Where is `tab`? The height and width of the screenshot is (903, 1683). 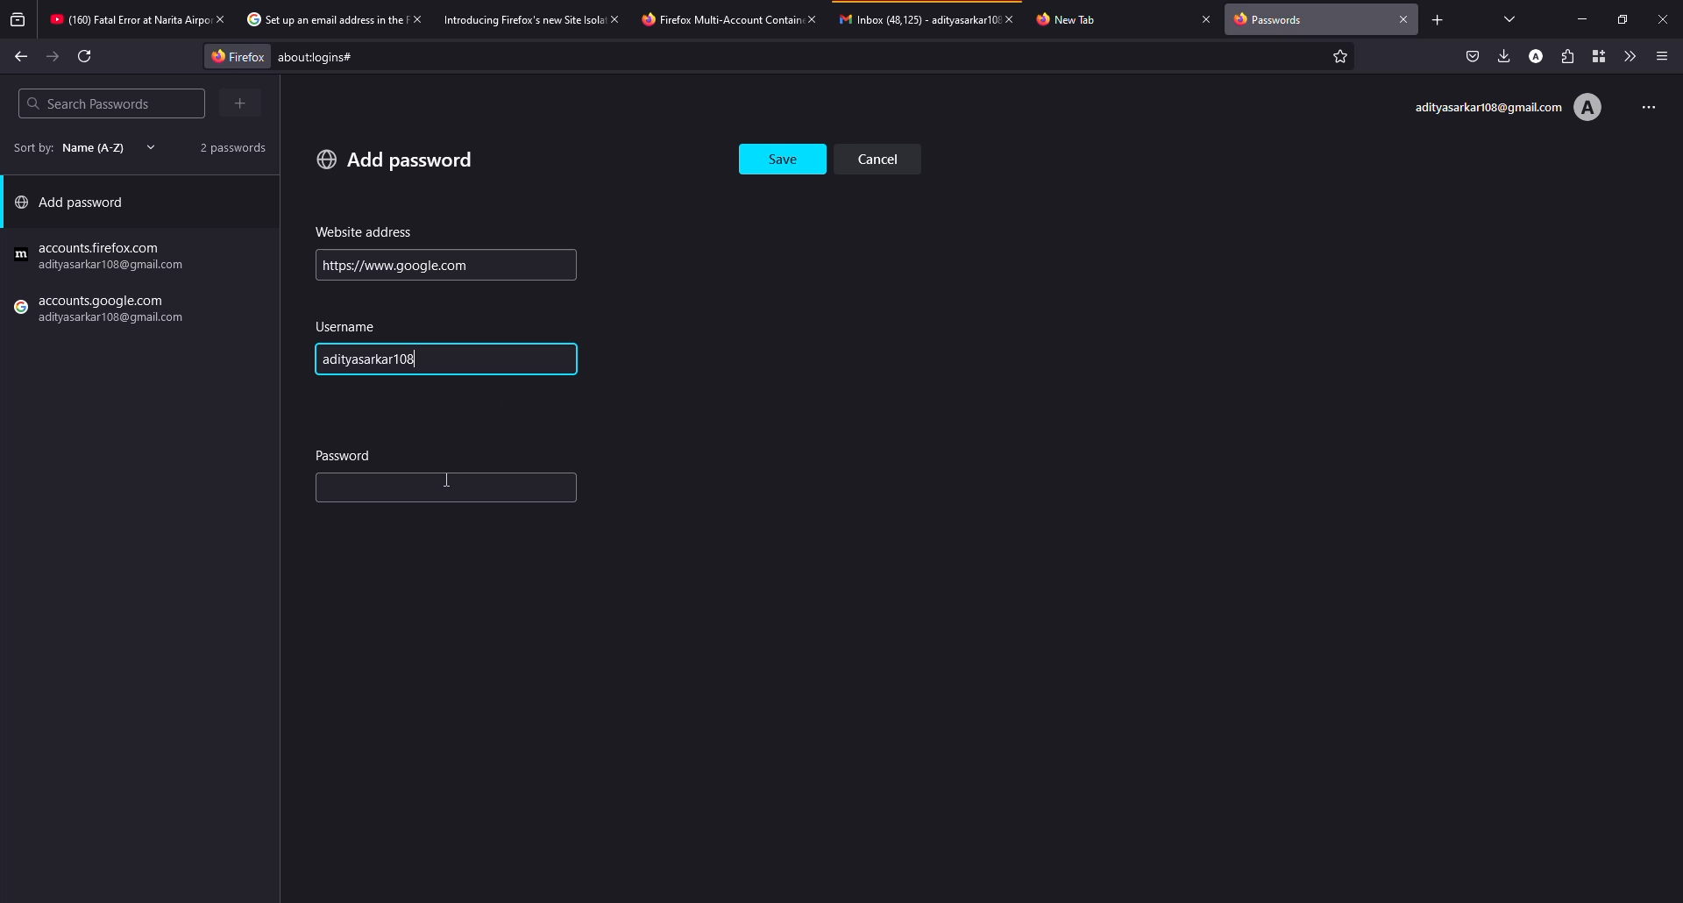 tab is located at coordinates (1076, 18).